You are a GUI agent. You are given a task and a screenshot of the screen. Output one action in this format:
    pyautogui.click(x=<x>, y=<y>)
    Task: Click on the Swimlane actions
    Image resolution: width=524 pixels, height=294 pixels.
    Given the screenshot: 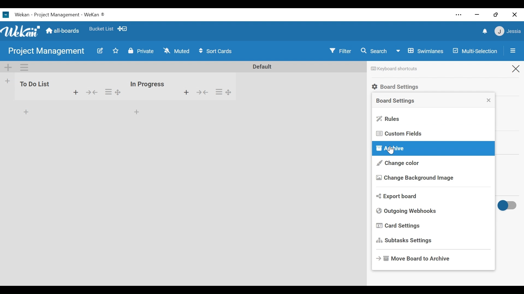 What is the action you would take?
    pyautogui.click(x=24, y=68)
    